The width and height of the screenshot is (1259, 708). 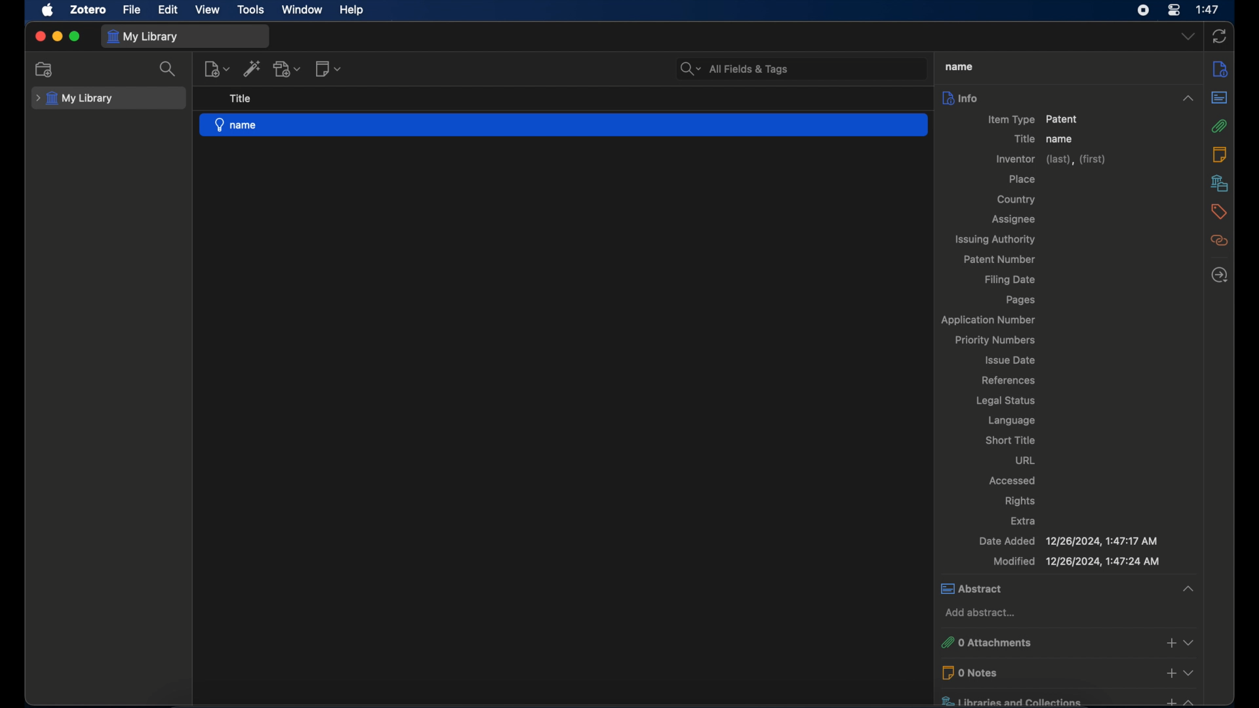 I want to click on title, so click(x=1024, y=138).